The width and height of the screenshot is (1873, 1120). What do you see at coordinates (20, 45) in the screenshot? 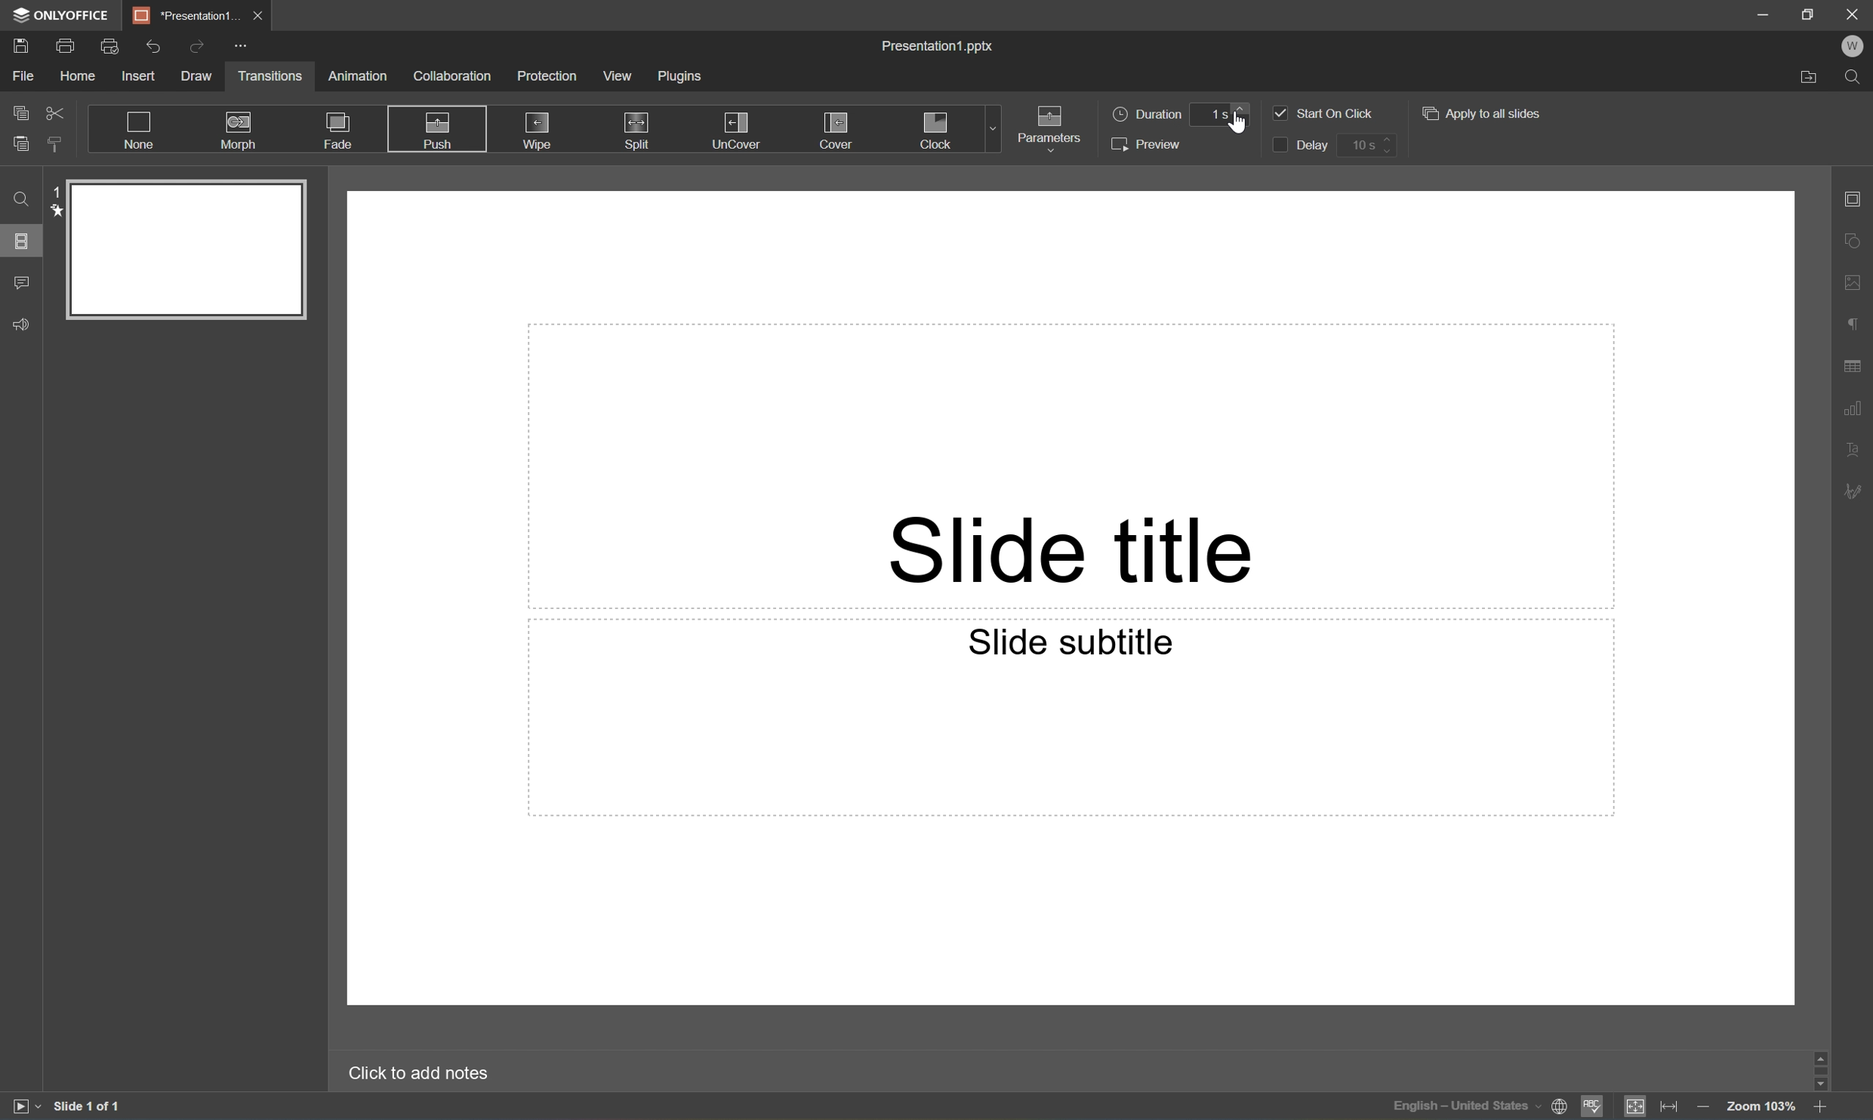
I see `Save` at bounding box center [20, 45].